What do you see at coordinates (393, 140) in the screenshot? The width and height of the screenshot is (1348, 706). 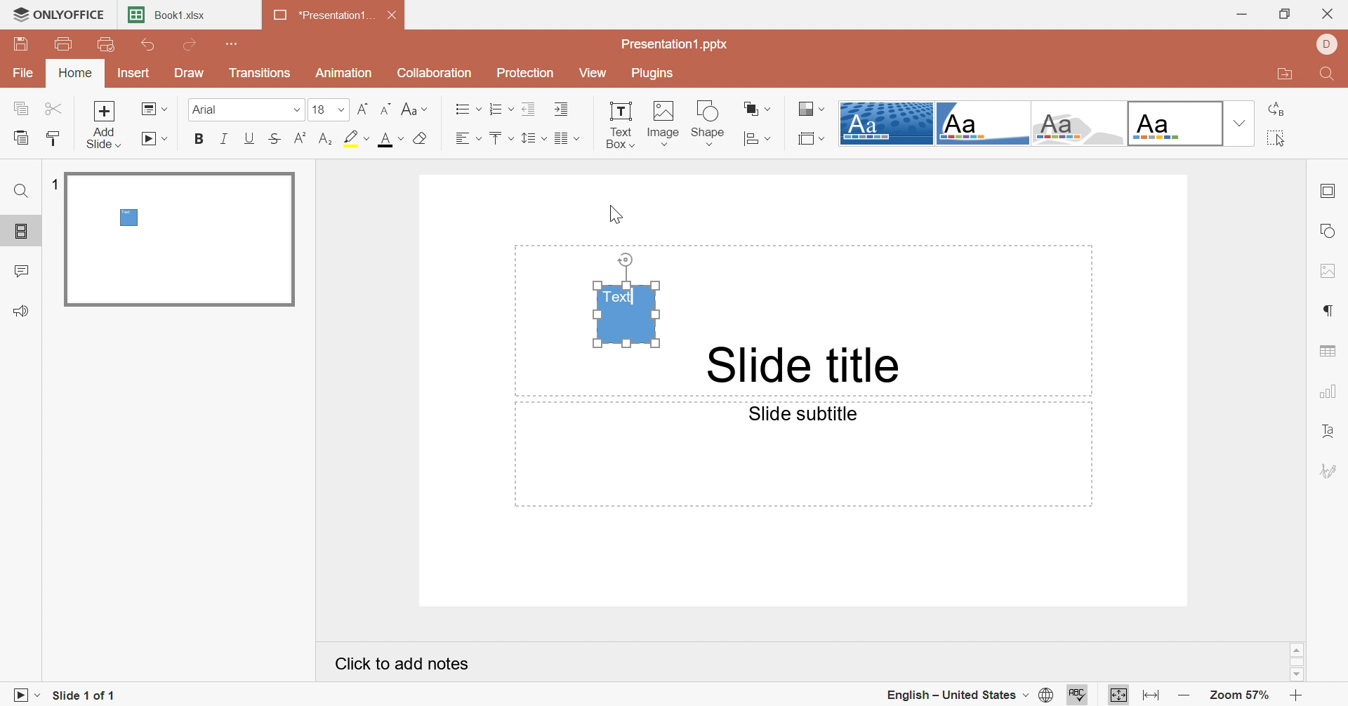 I see `Font color` at bounding box center [393, 140].